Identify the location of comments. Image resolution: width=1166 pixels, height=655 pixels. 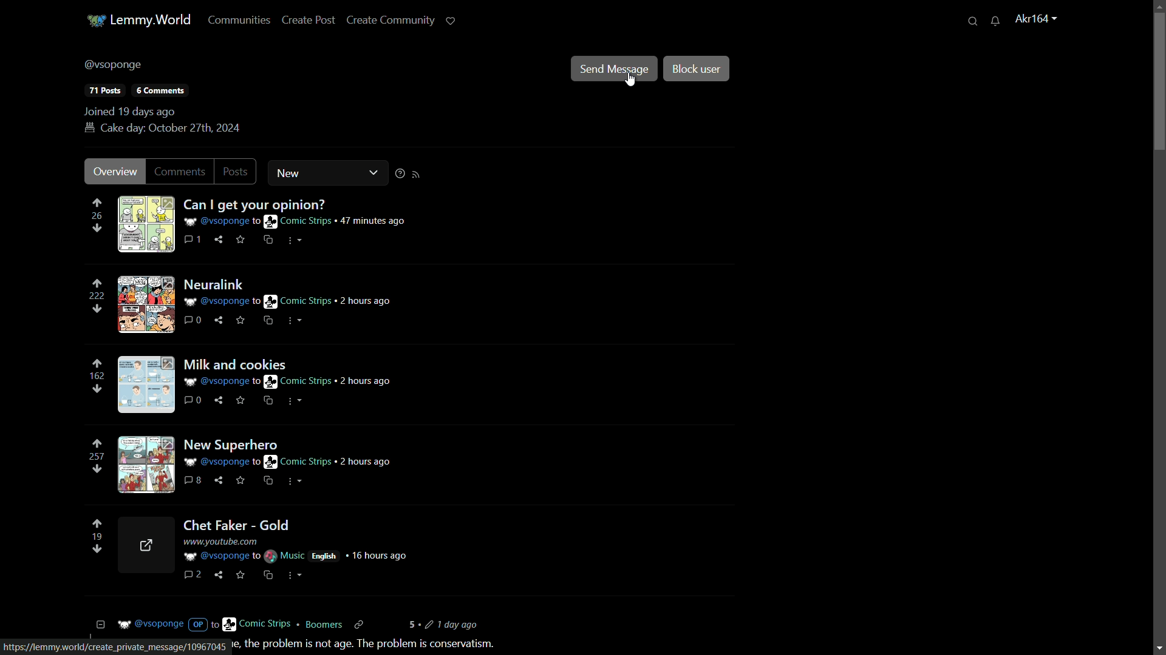
(183, 171).